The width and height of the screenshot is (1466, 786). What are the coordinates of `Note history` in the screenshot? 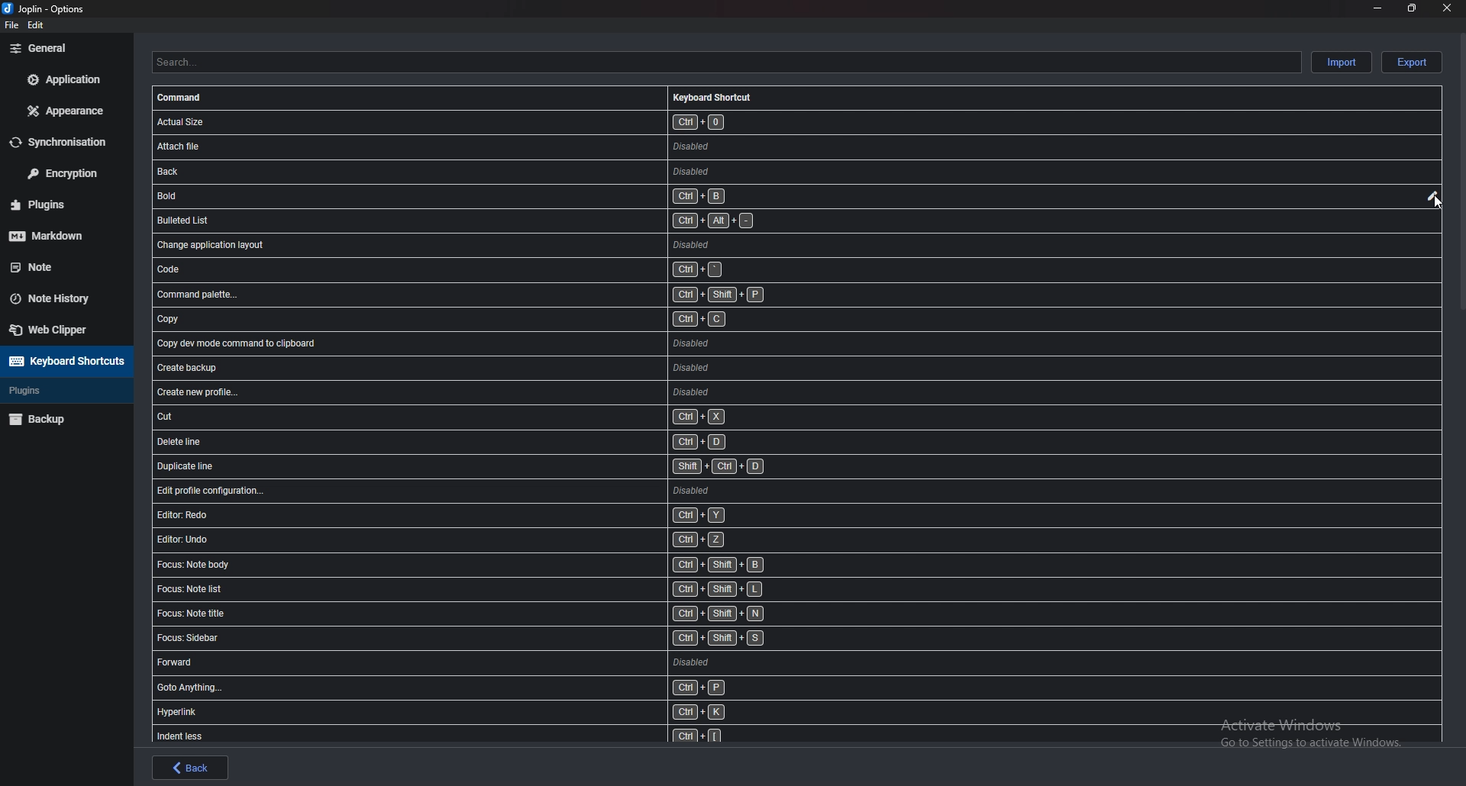 It's located at (63, 298).